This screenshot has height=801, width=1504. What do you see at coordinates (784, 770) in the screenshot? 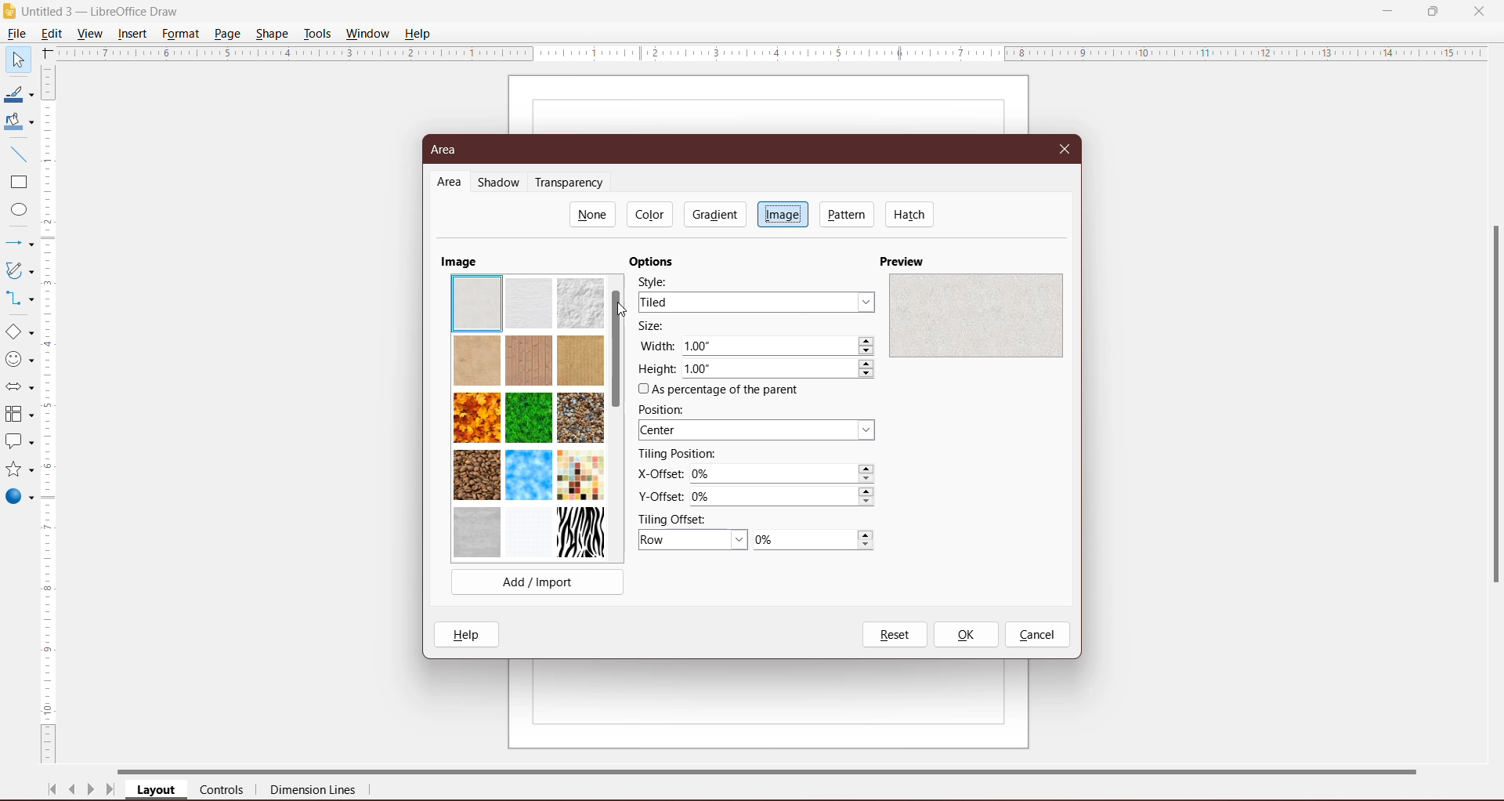
I see `Horizontal Scroll Bar` at bounding box center [784, 770].